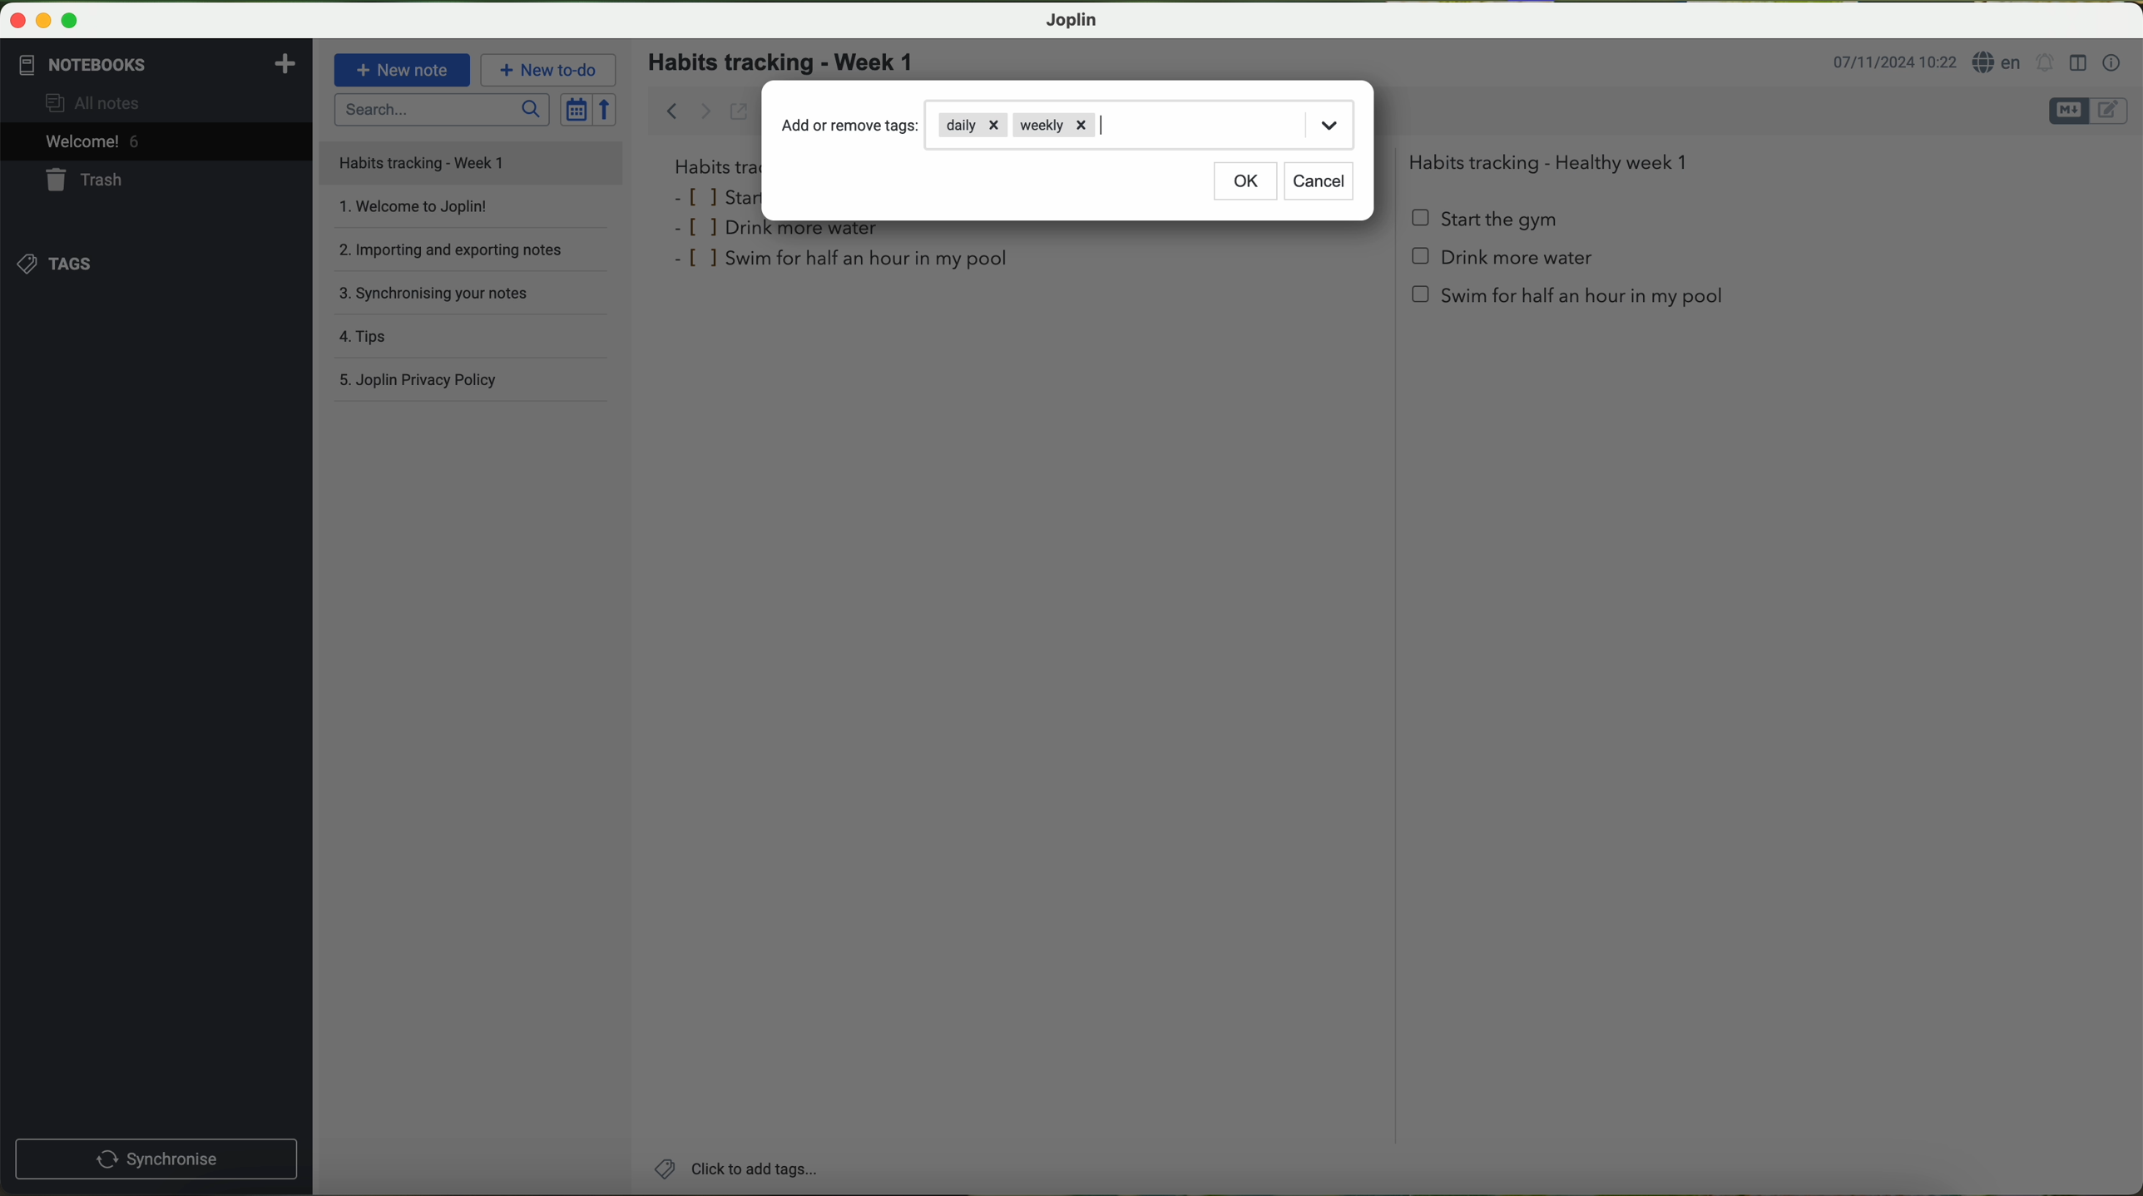 The image size is (2143, 1196). I want to click on welcome to Joplin, so click(469, 214).